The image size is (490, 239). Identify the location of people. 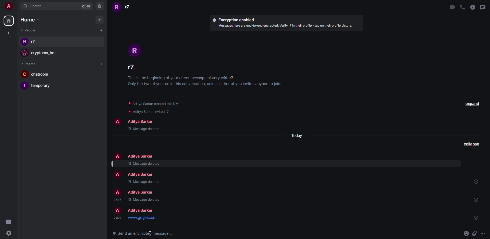
(142, 210).